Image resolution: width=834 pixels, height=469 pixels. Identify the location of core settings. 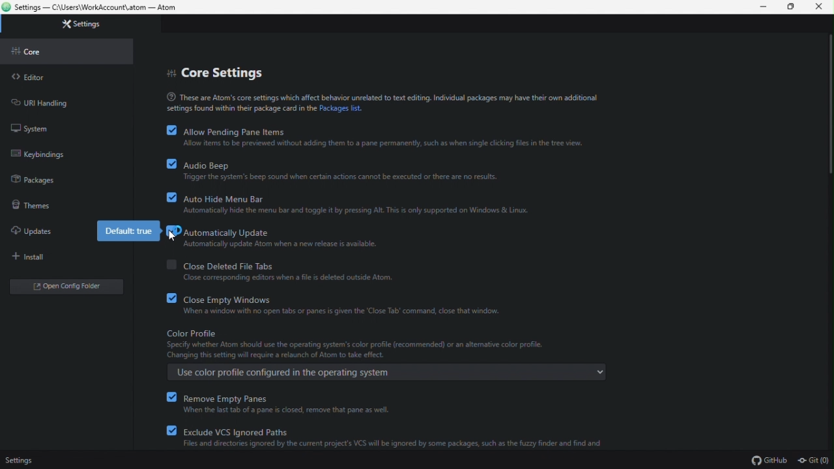
(216, 72).